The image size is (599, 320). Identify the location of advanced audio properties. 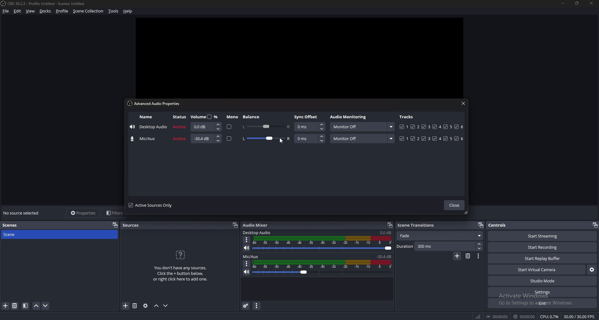
(246, 306).